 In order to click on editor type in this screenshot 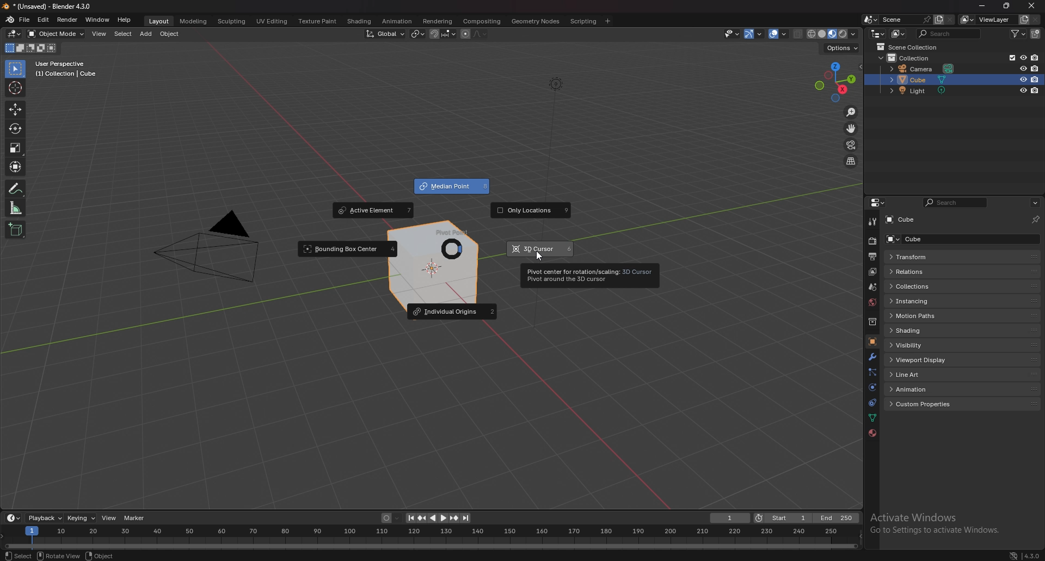, I will do `click(14, 34)`.